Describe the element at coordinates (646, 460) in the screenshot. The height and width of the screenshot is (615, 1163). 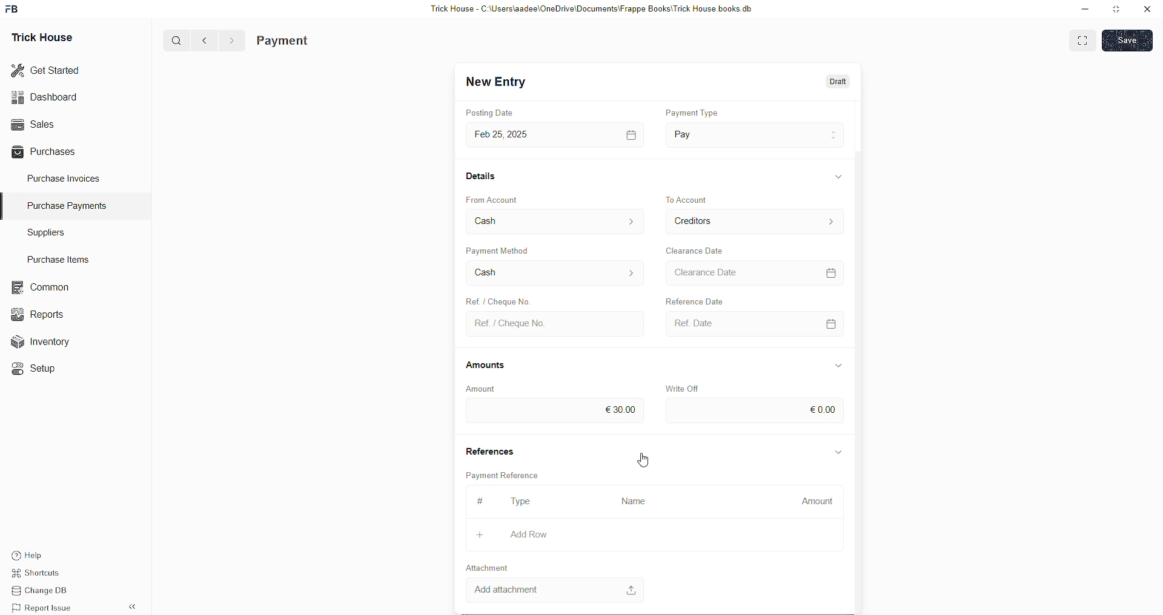
I see `cursor` at that location.